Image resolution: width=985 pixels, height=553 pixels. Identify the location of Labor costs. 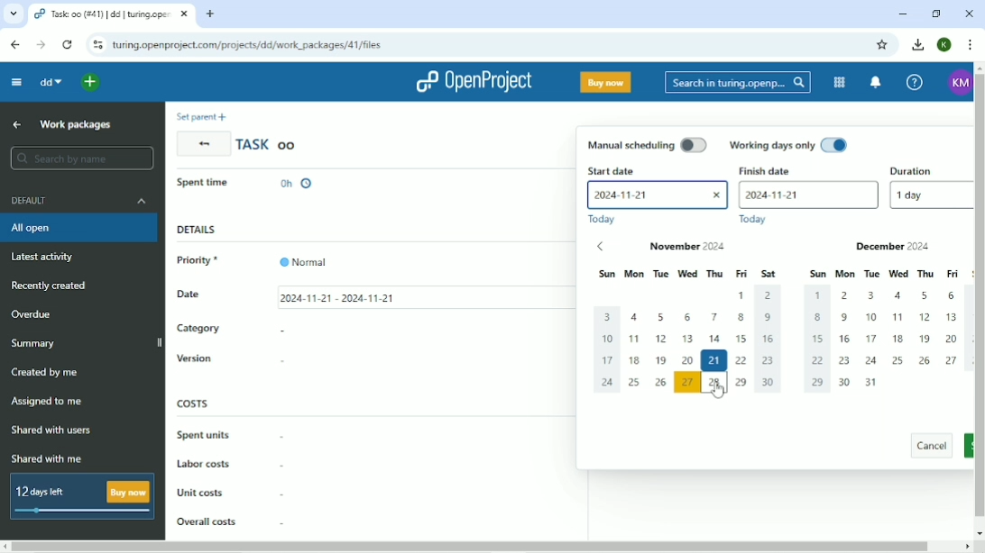
(205, 463).